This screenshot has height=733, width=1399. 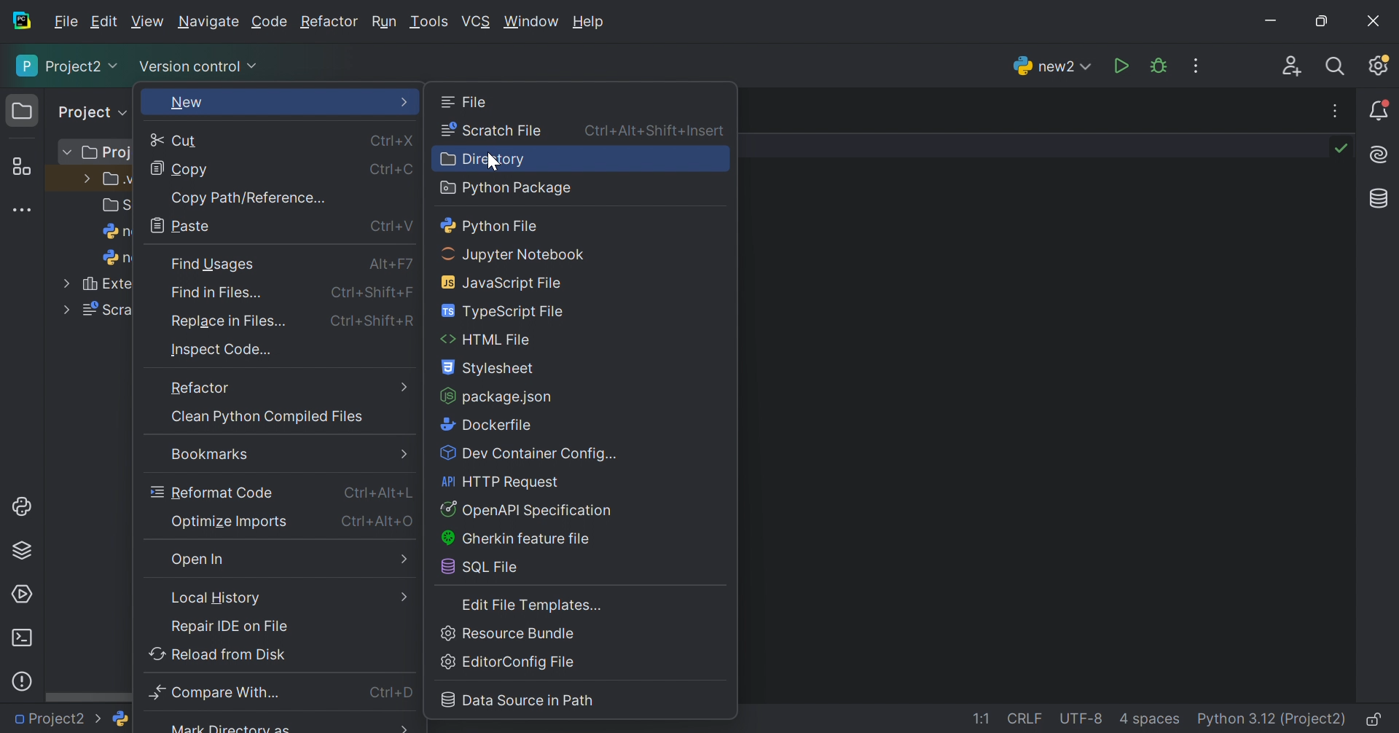 What do you see at coordinates (19, 21) in the screenshot?
I see `PyCharm icon` at bounding box center [19, 21].